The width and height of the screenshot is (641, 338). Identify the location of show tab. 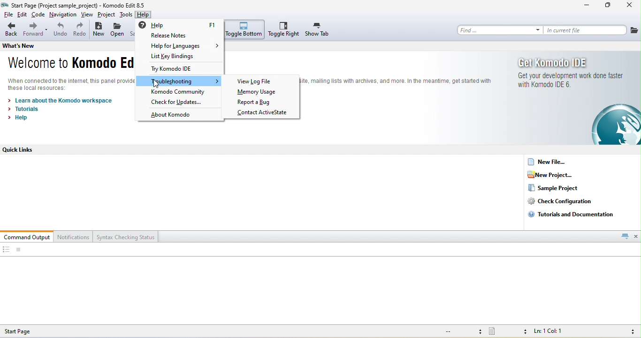
(318, 30).